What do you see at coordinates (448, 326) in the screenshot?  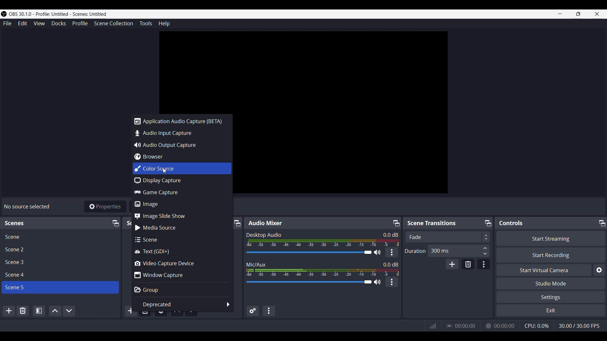 I see `Streaming` at bounding box center [448, 326].